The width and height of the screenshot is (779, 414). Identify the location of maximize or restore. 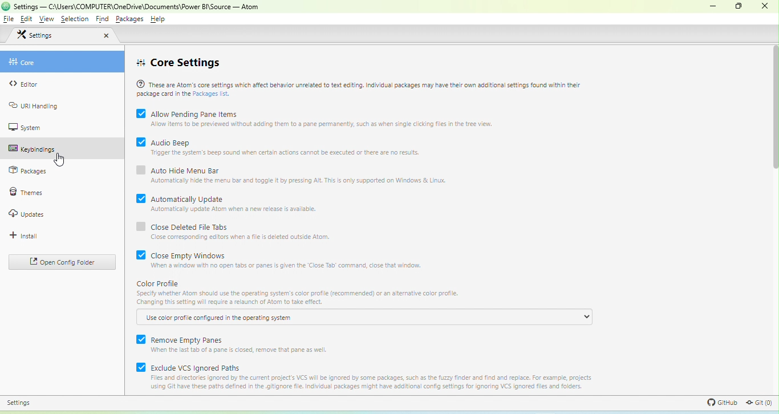
(738, 7).